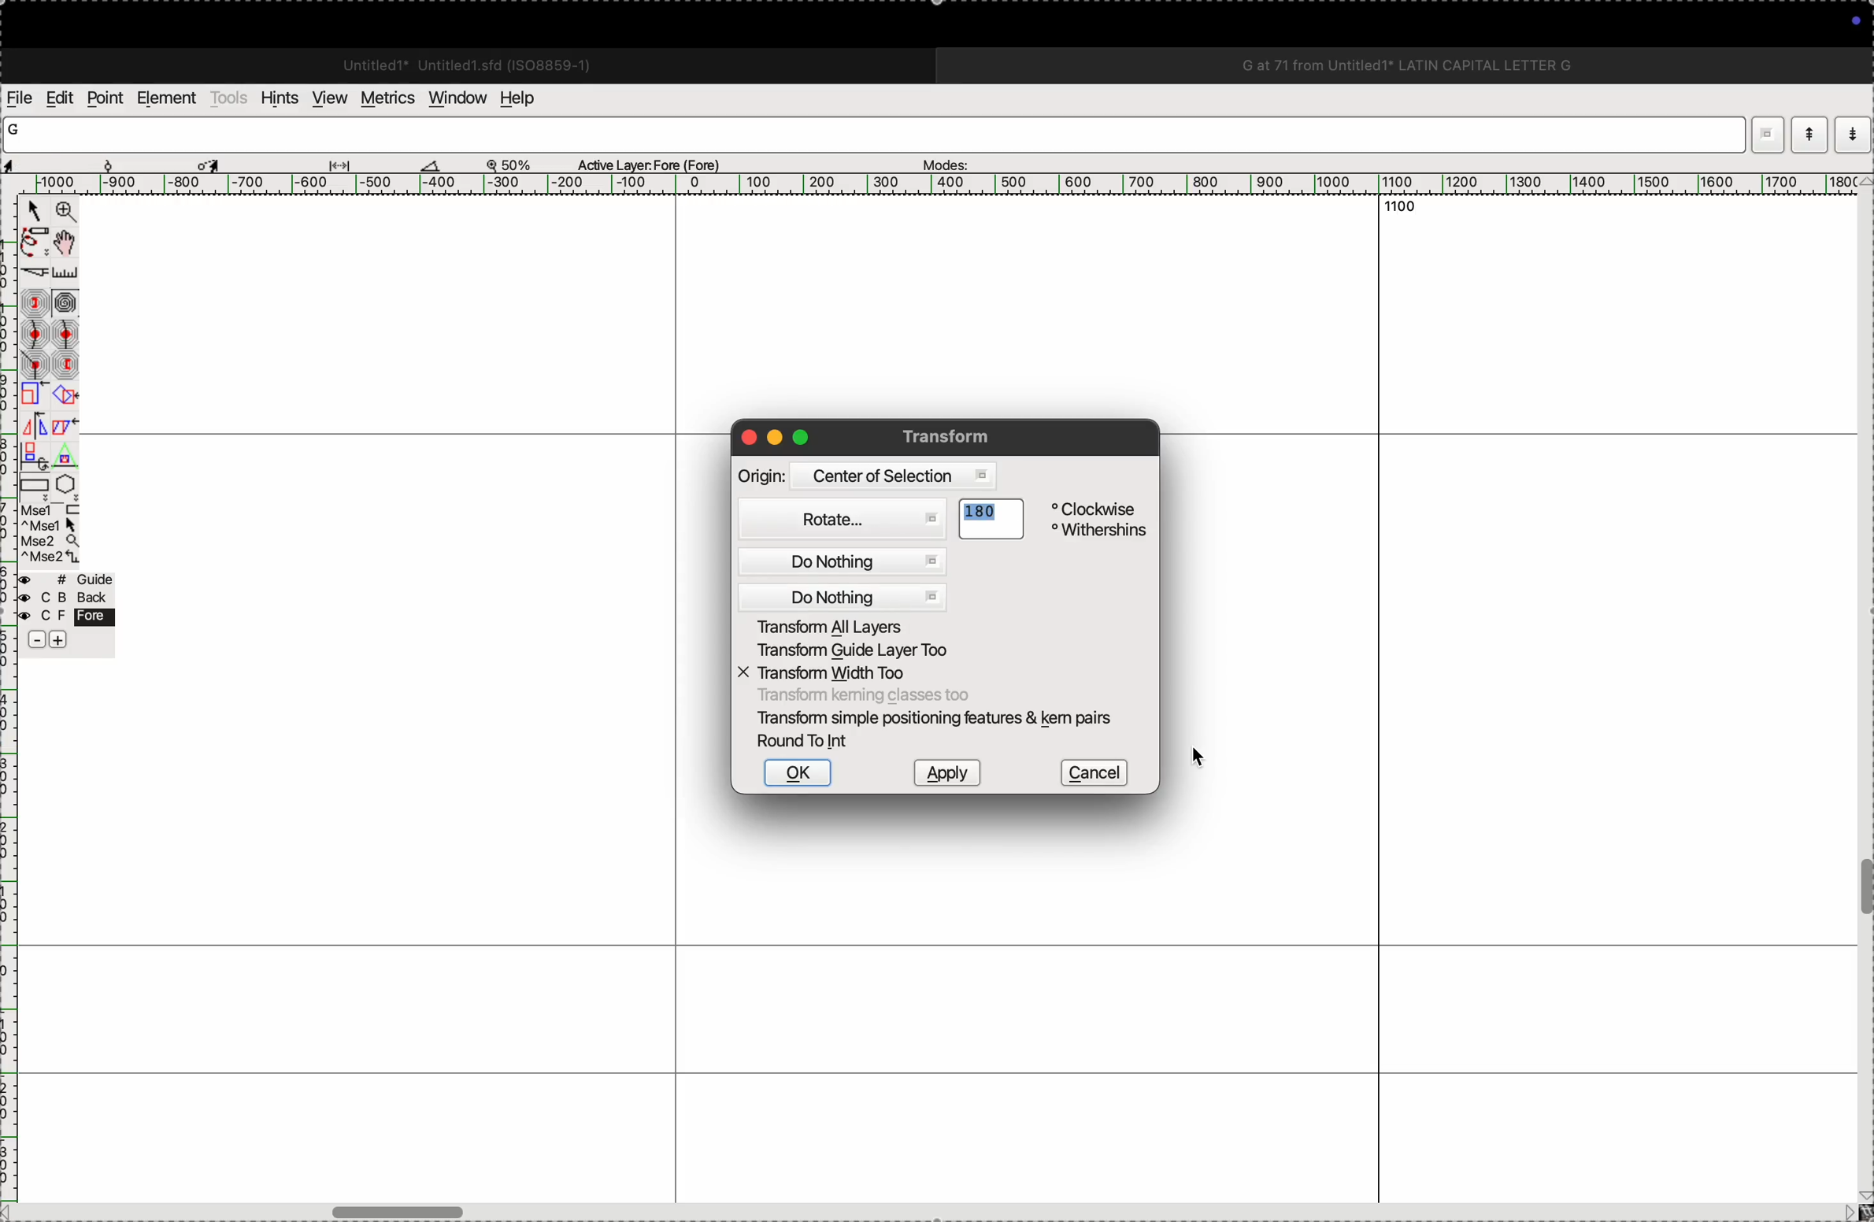  What do you see at coordinates (65, 456) in the screenshot?
I see `perspective` at bounding box center [65, 456].